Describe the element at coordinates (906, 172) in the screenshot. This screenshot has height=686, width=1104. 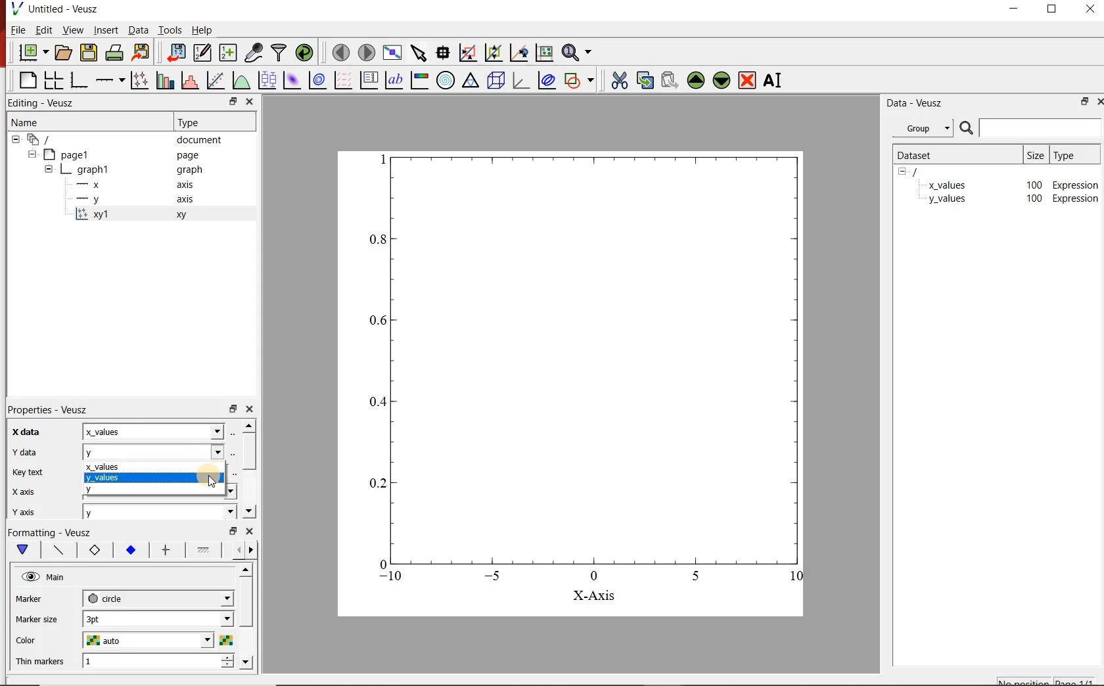
I see `hide` at that location.